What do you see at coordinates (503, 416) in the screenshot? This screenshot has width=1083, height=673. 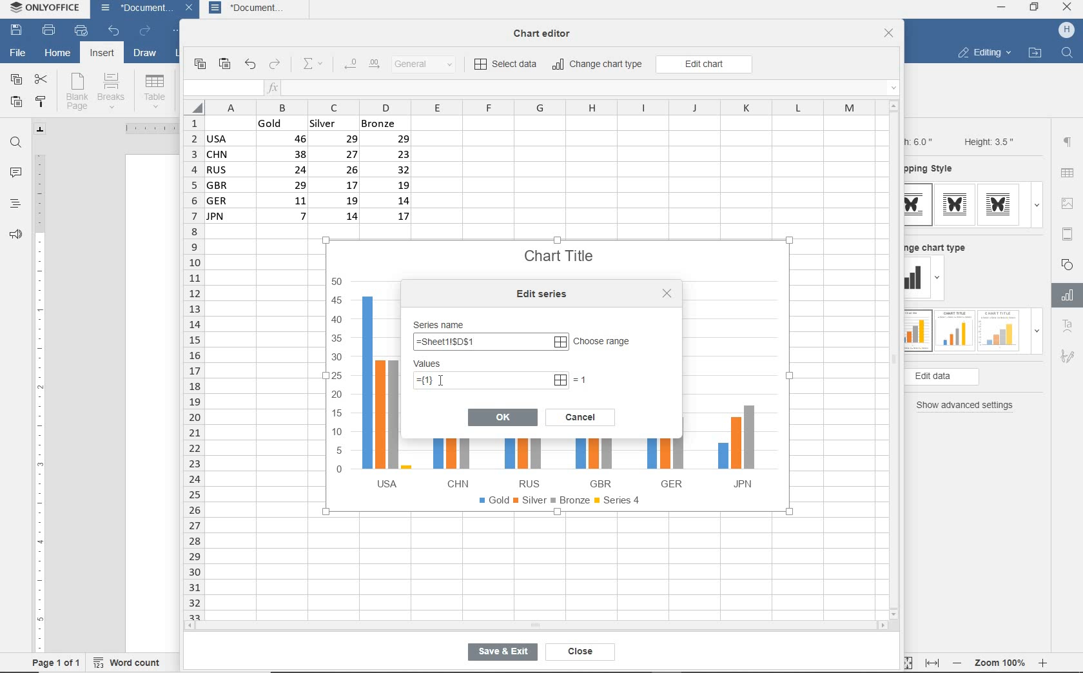 I see `ok` at bounding box center [503, 416].